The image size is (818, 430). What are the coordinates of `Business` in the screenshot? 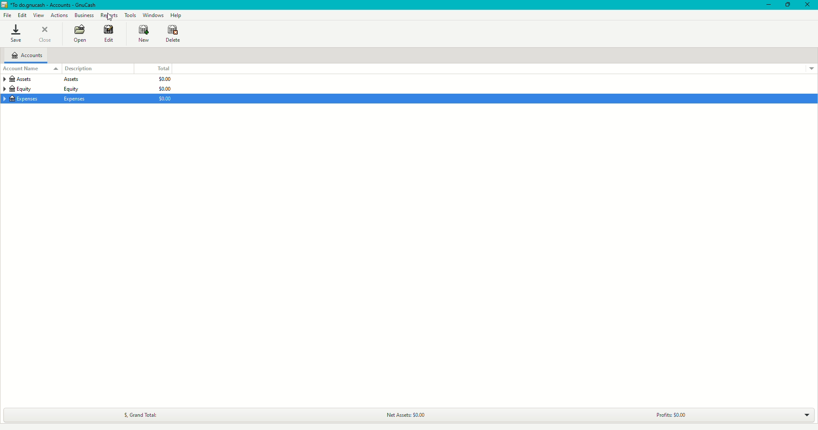 It's located at (85, 16).